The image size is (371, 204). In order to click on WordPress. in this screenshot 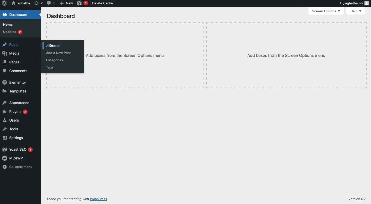, I will do `click(99, 199)`.